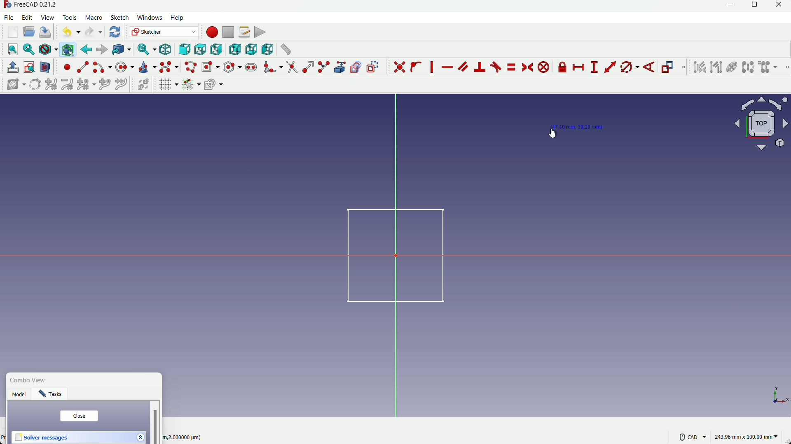 This screenshot has width=791, height=444. Describe the element at coordinates (52, 85) in the screenshot. I see `increase B spiline degree` at that location.